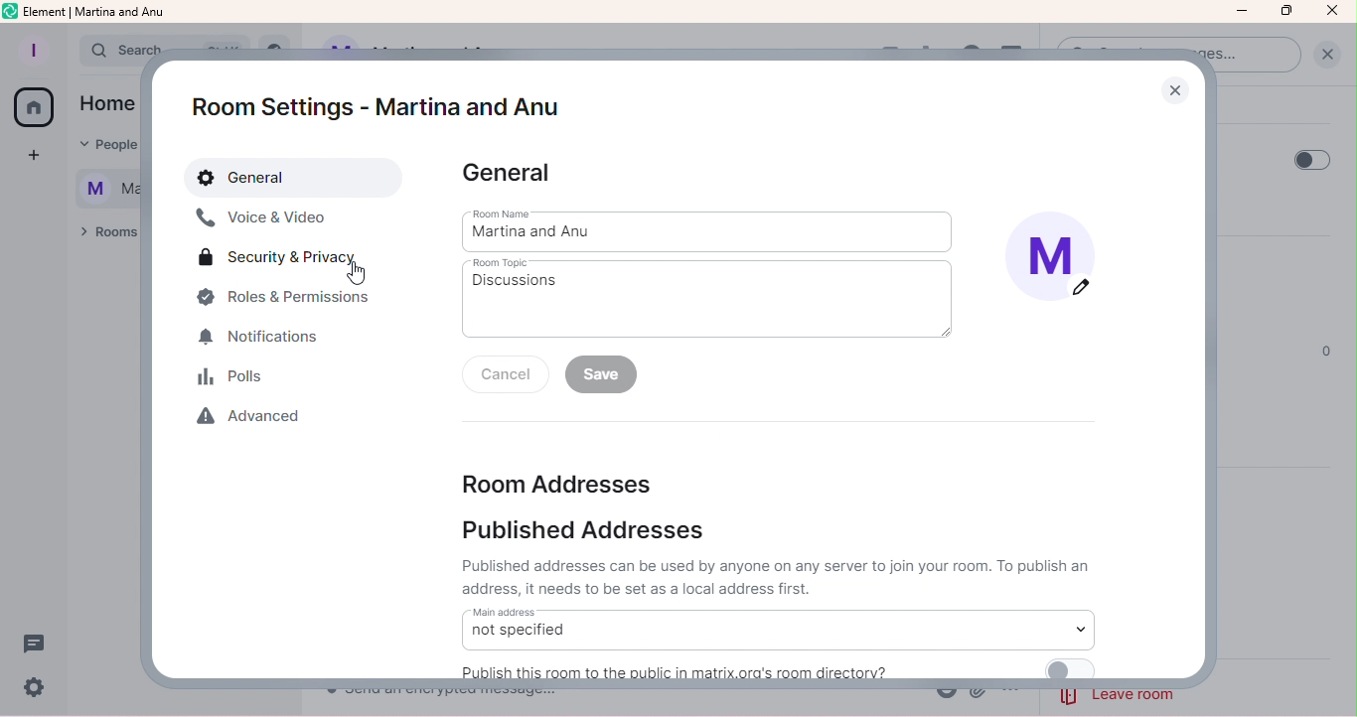 The height and width of the screenshot is (717, 1357). What do you see at coordinates (371, 106) in the screenshot?
I see `Room settings - Martina and Anu` at bounding box center [371, 106].